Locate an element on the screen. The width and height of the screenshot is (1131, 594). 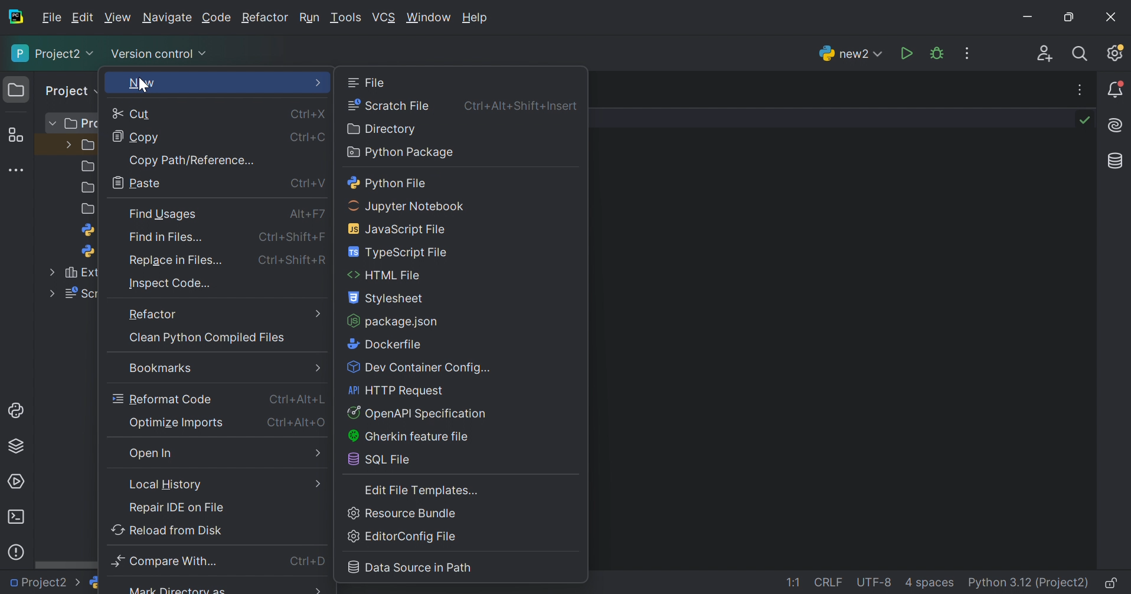
Gherkin feature file is located at coordinates (407, 437).